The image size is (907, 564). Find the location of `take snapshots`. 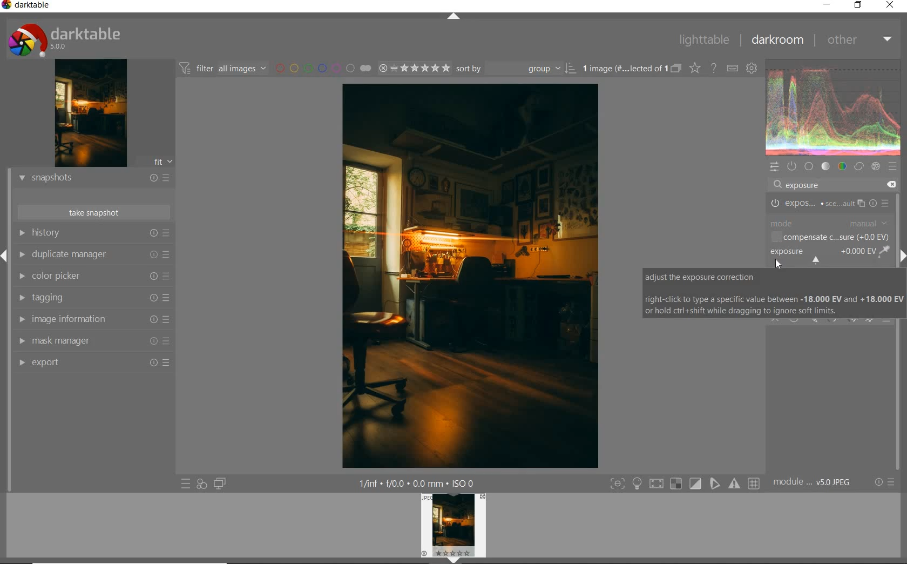

take snapshots is located at coordinates (94, 212).